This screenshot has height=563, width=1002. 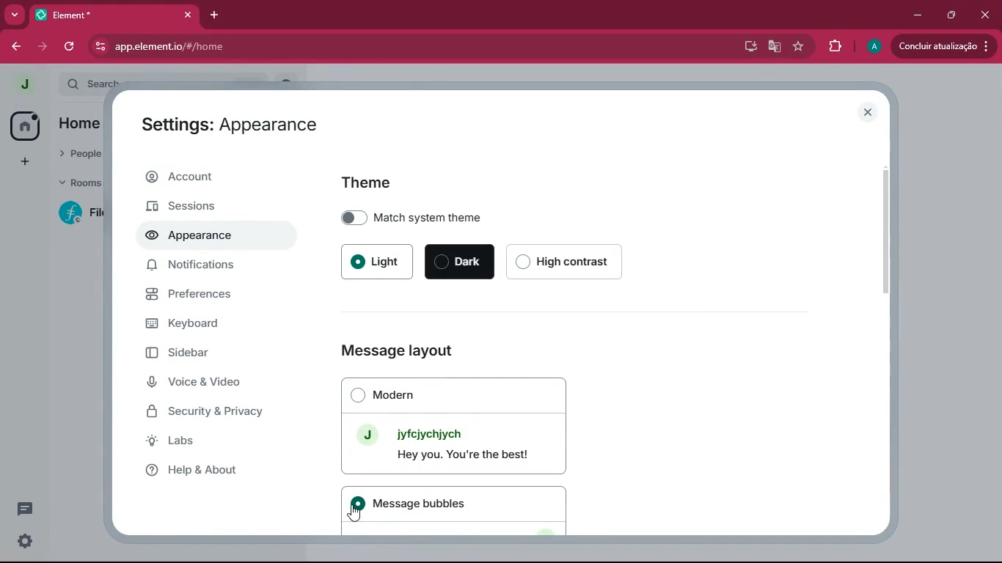 I want to click on Modern, so click(x=395, y=395).